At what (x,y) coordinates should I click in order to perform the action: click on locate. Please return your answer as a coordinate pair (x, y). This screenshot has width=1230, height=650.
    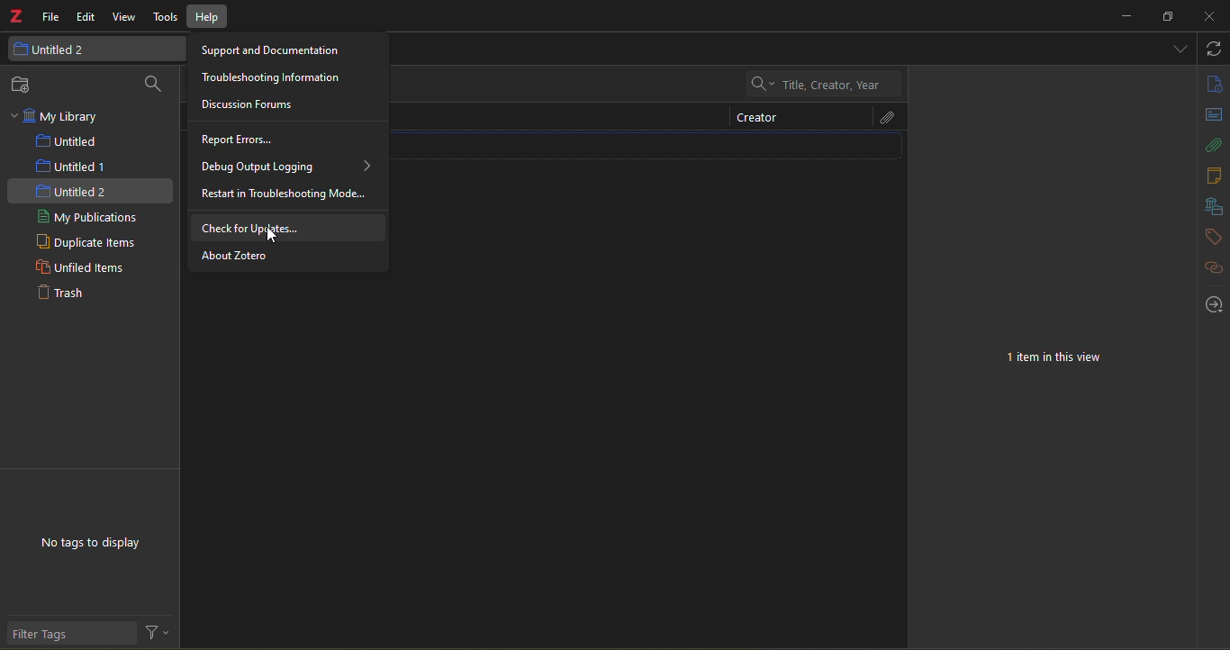
    Looking at the image, I should click on (1214, 304).